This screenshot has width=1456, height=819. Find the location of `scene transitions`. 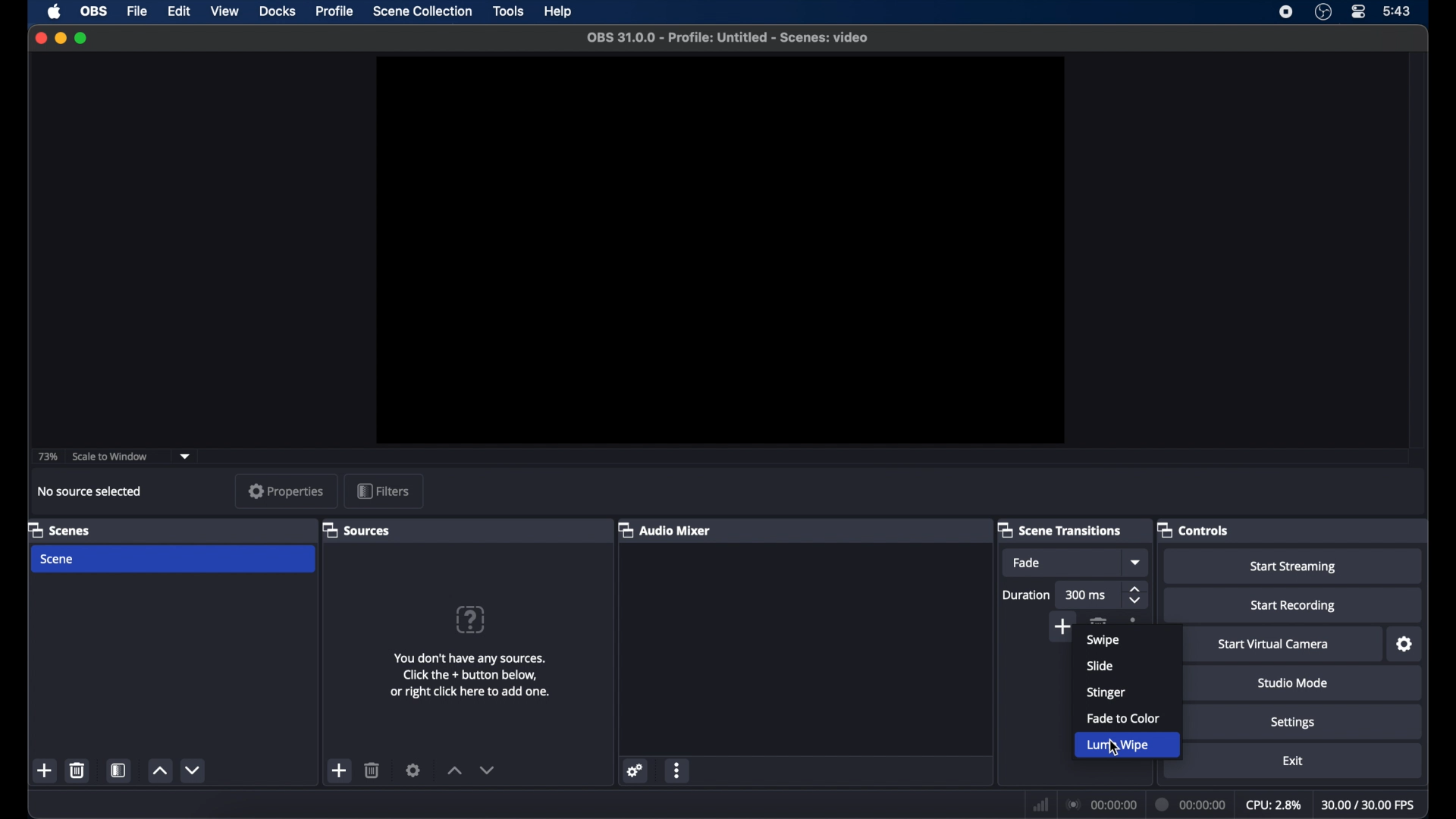

scene transitions is located at coordinates (1059, 530).